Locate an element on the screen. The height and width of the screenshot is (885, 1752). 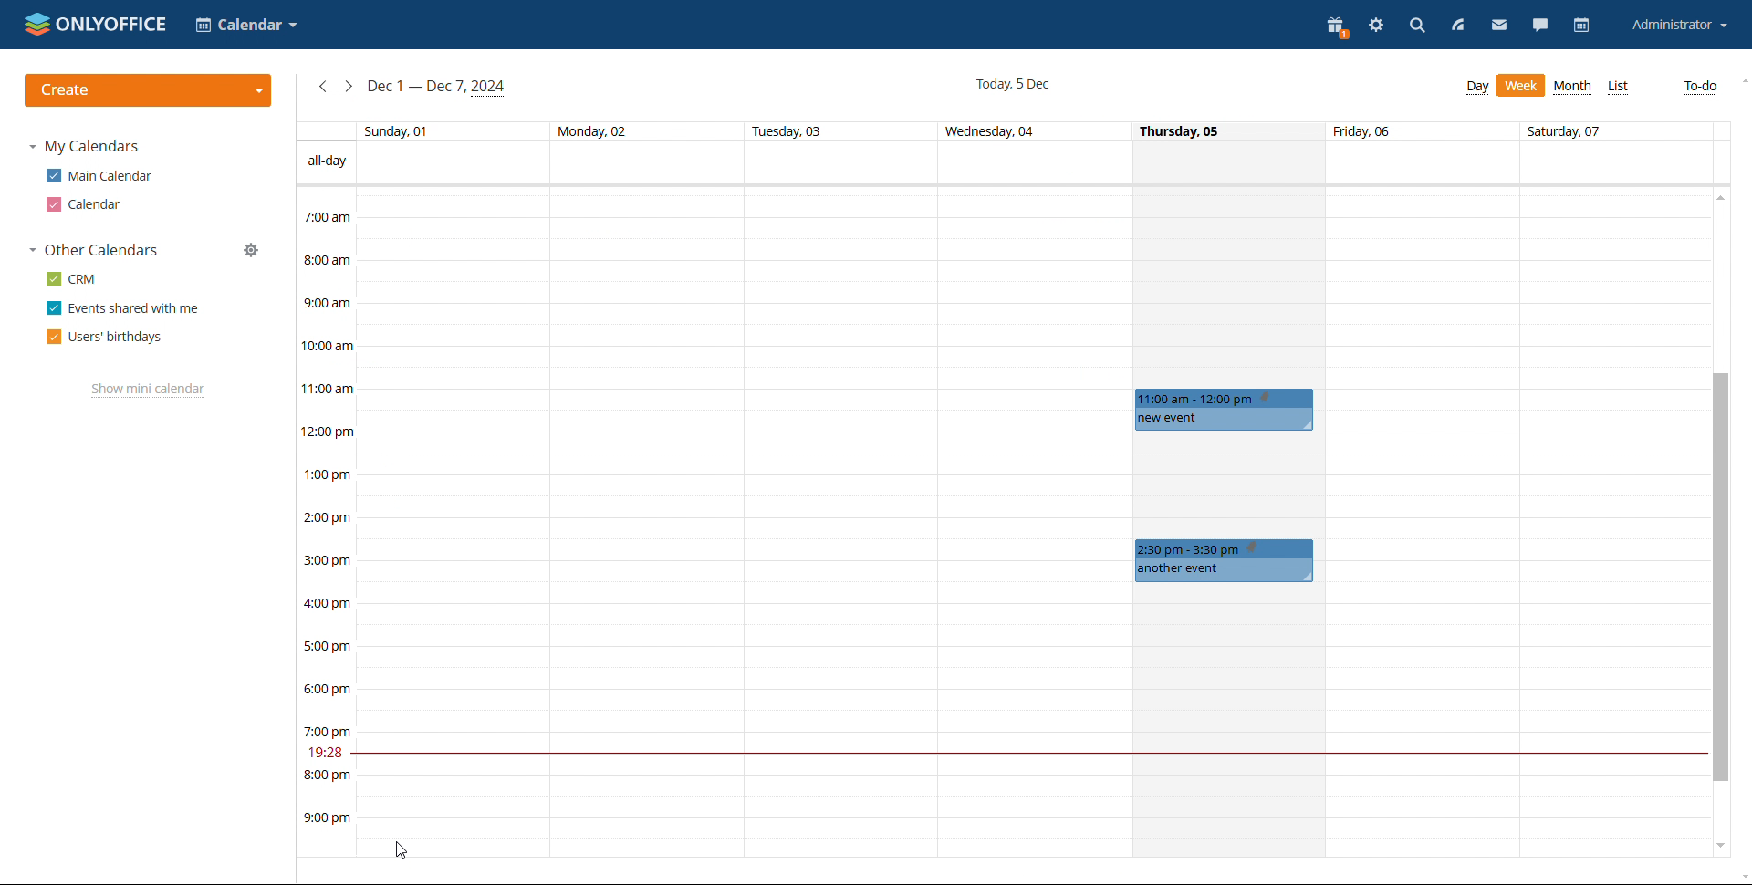
previous week is located at coordinates (321, 85).